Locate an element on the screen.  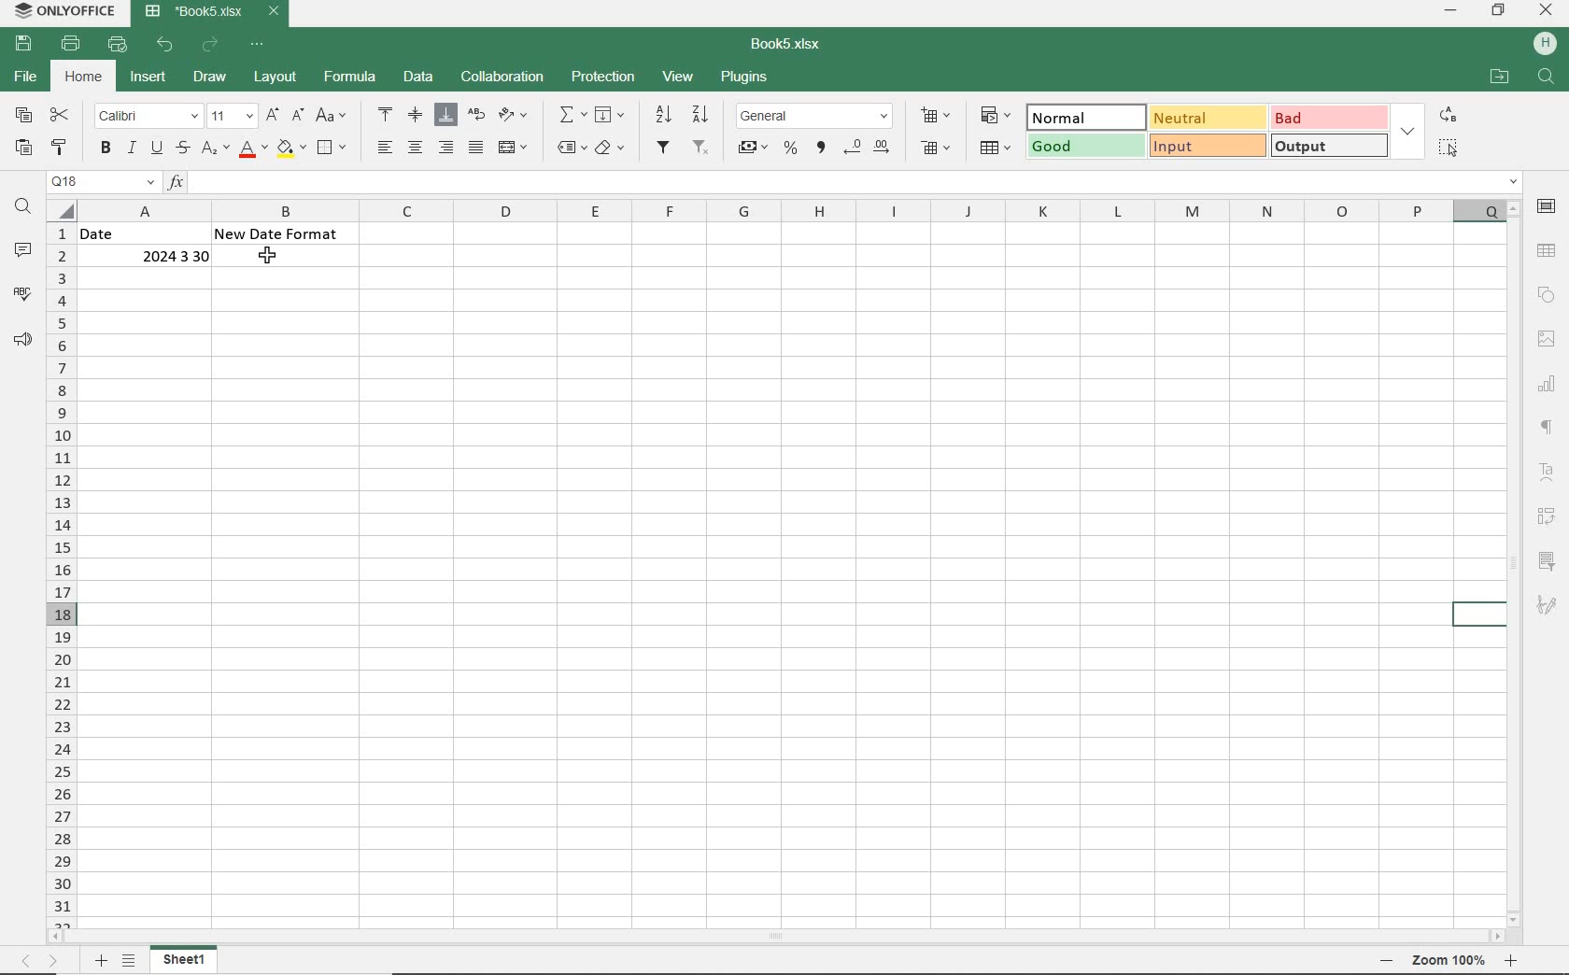
FONT COLOR is located at coordinates (252, 151).